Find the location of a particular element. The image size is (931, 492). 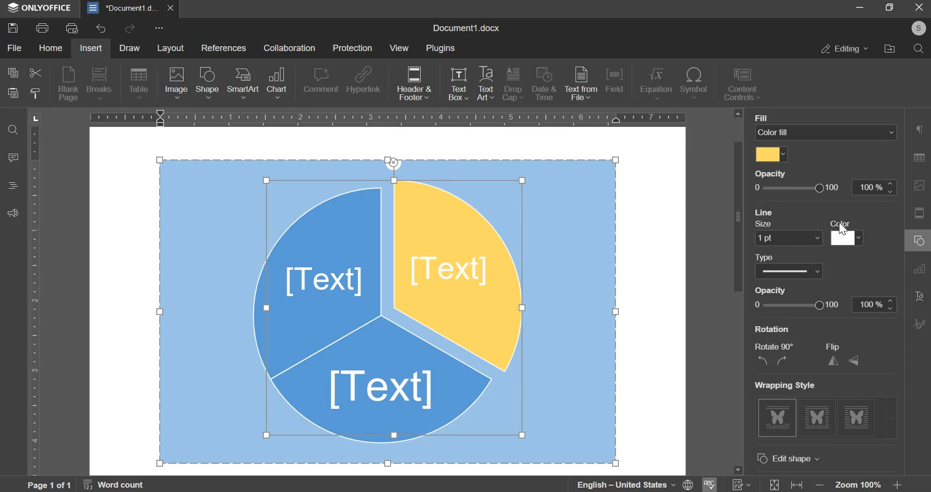

view is located at coordinates (401, 49).